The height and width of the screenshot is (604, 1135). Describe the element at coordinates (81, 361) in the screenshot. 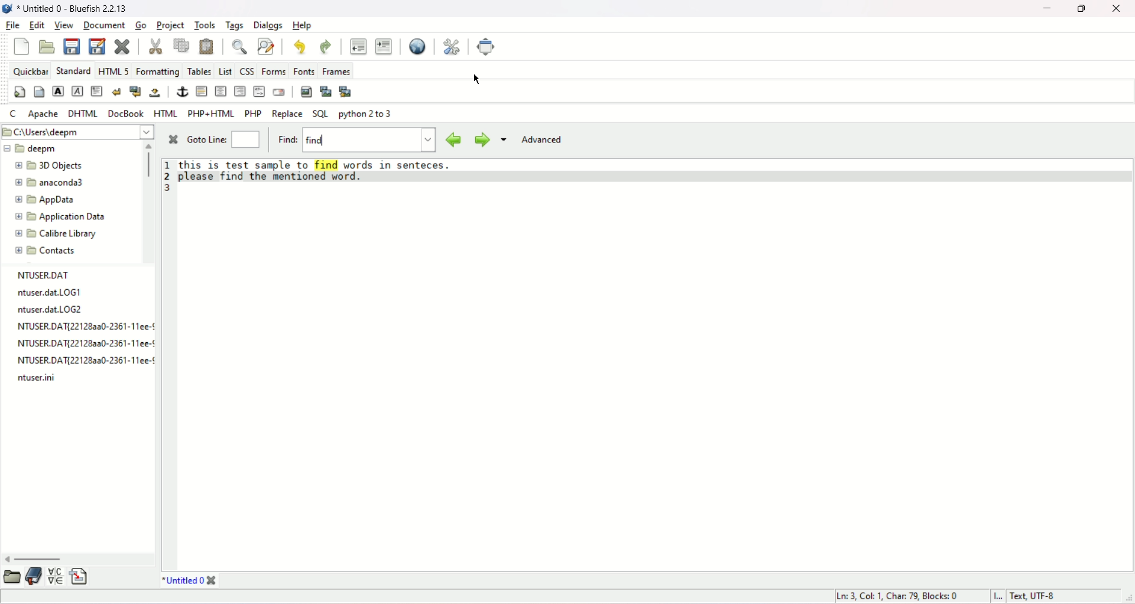

I see `NTUSER.DAT{22128320-2361-11ee-¢` at that location.